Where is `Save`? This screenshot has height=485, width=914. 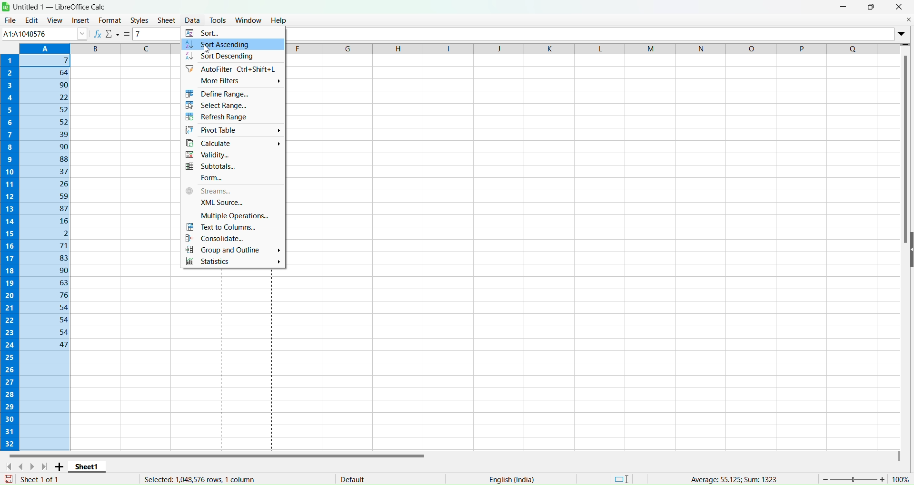 Save is located at coordinates (9, 479).